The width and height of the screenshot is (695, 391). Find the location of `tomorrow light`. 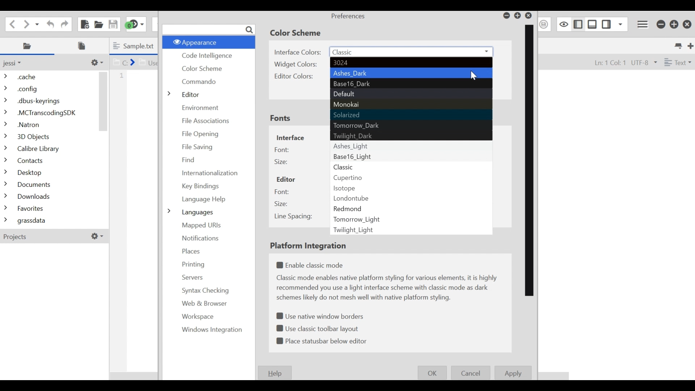

tomorrow light is located at coordinates (412, 218).